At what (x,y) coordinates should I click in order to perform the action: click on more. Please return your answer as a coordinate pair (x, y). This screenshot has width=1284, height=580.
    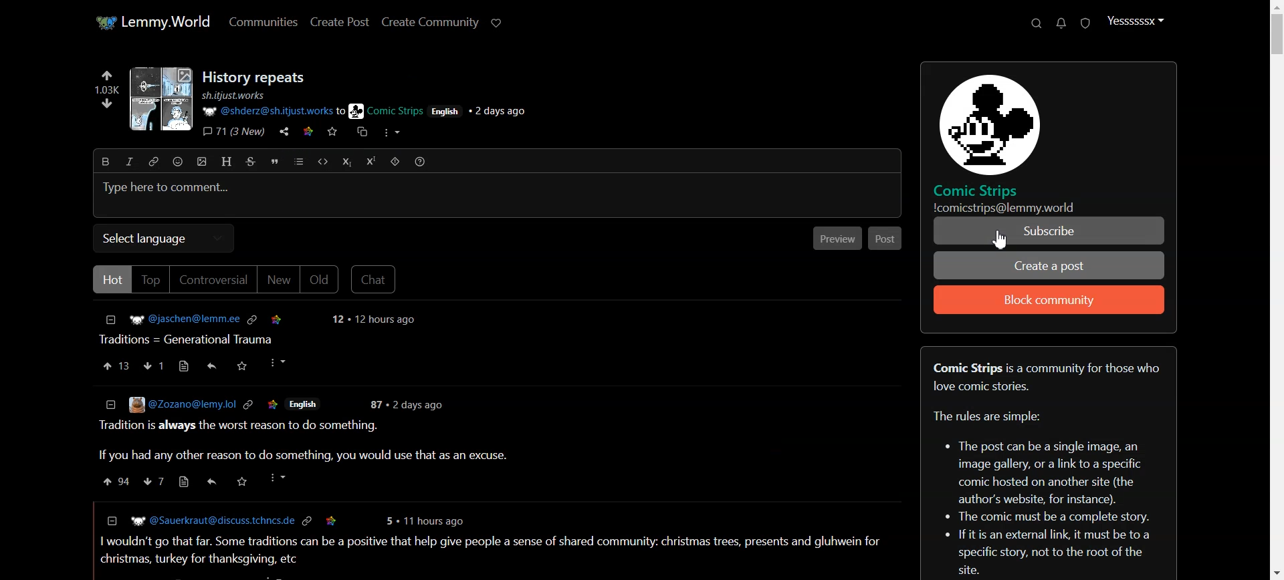
    Looking at the image, I should click on (275, 478).